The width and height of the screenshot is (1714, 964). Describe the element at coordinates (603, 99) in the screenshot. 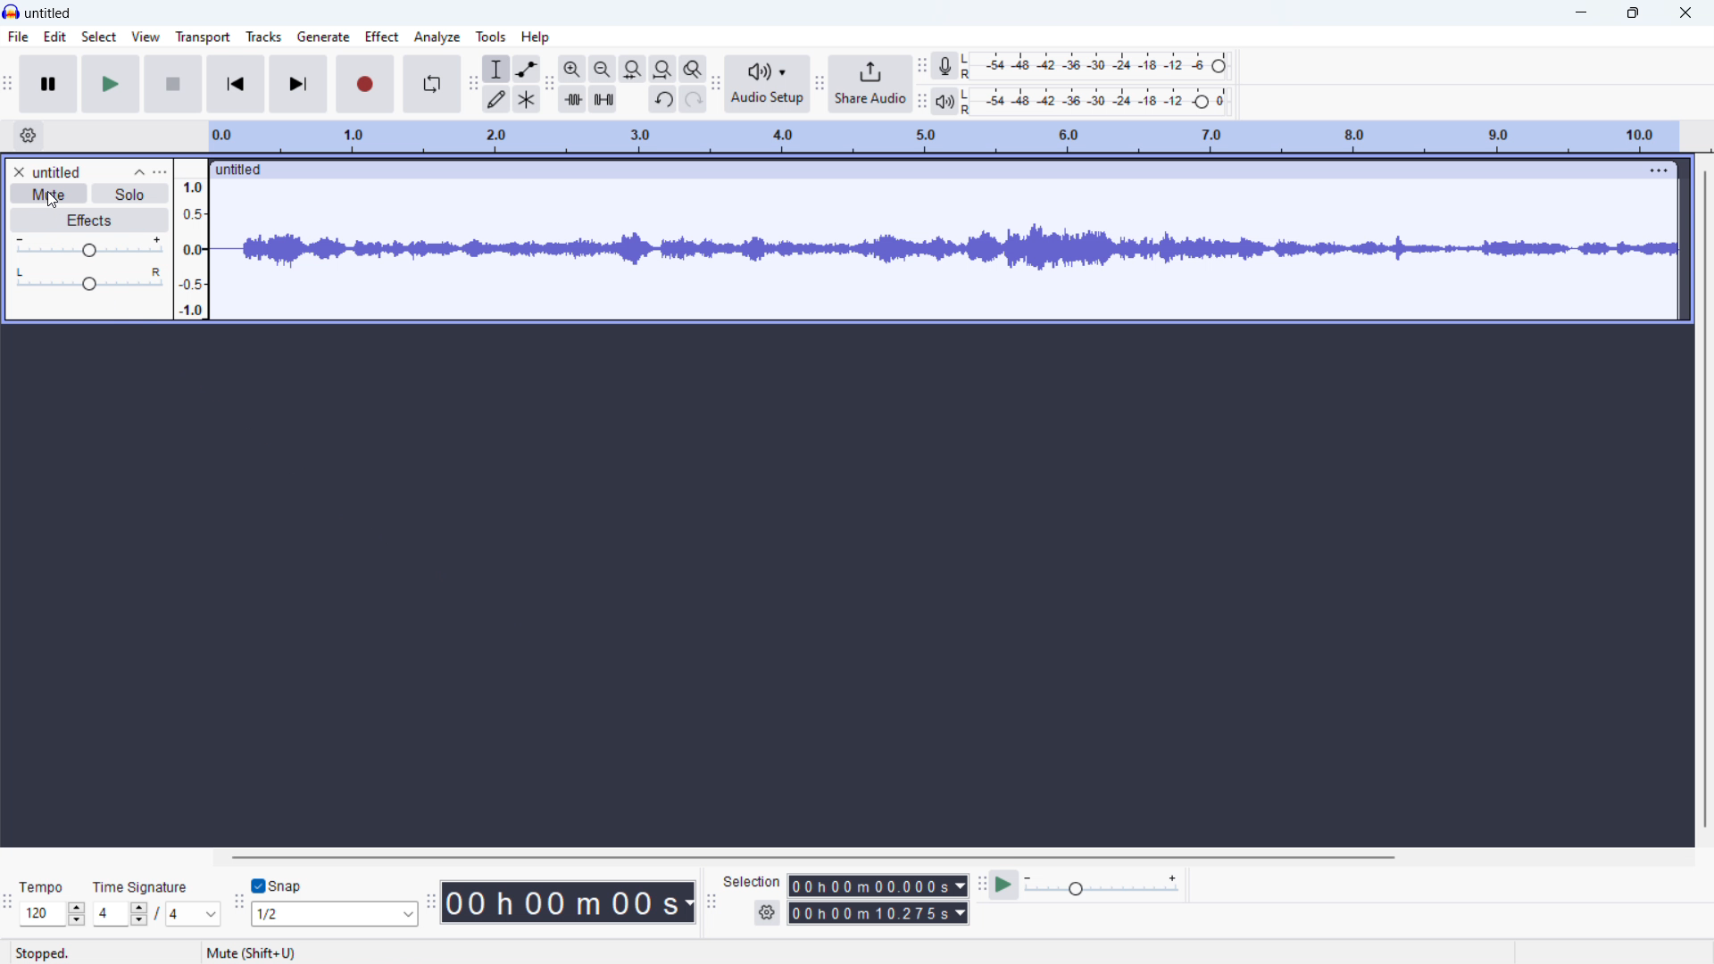

I see `silence audio selection` at that location.